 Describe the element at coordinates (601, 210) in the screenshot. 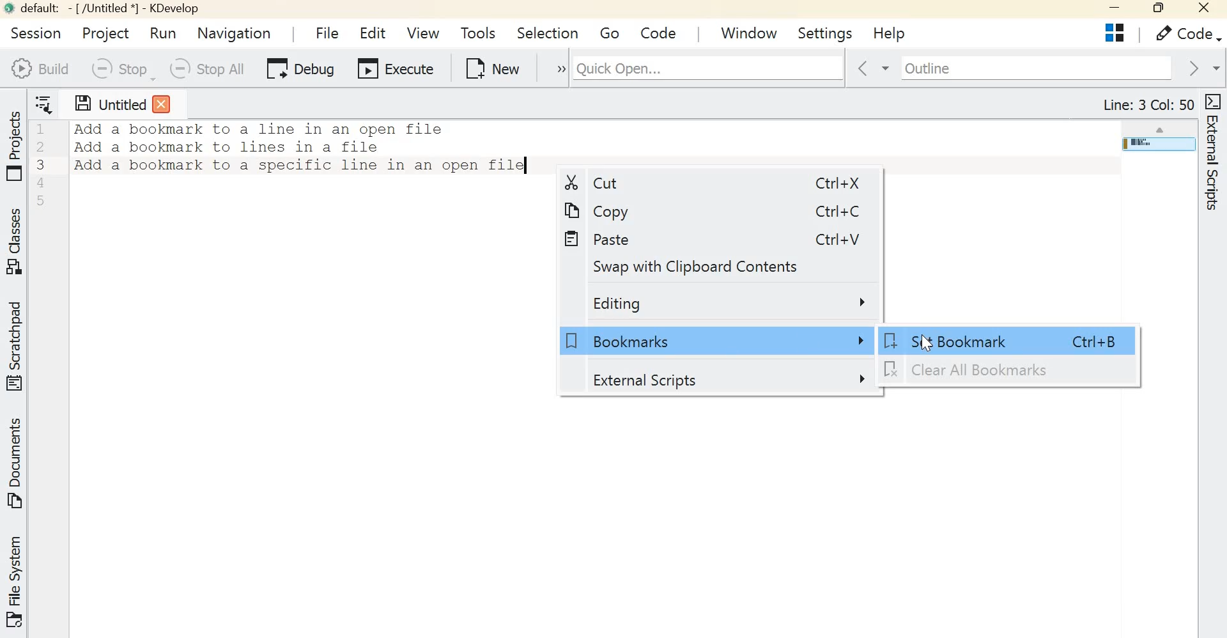

I see `copy` at that location.